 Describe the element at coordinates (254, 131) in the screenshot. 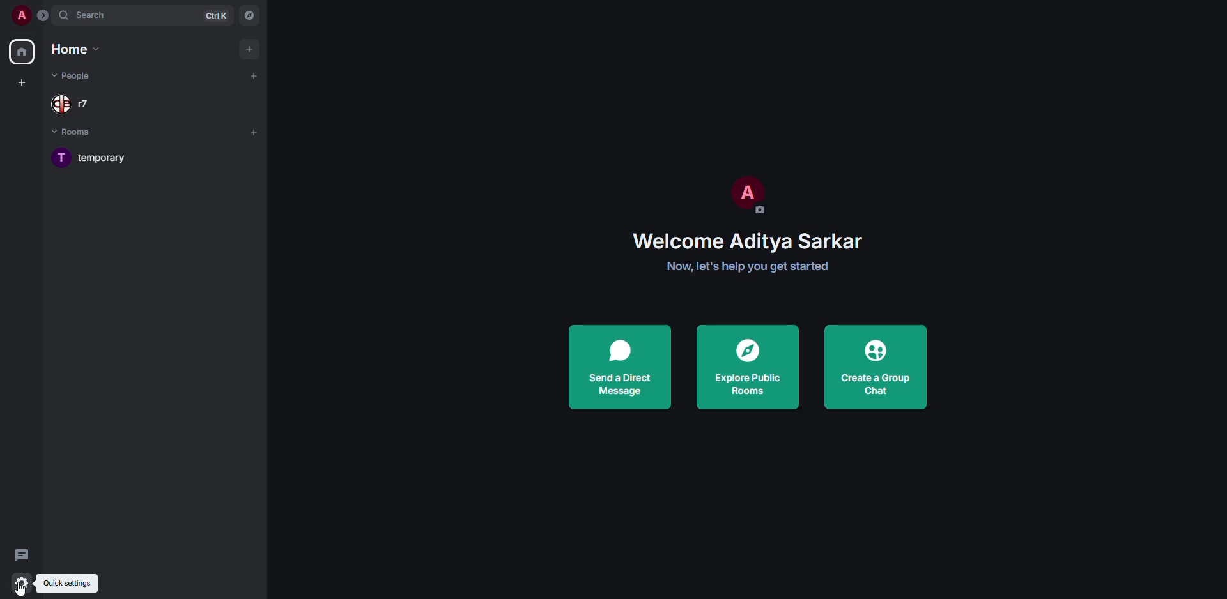

I see `add` at that location.